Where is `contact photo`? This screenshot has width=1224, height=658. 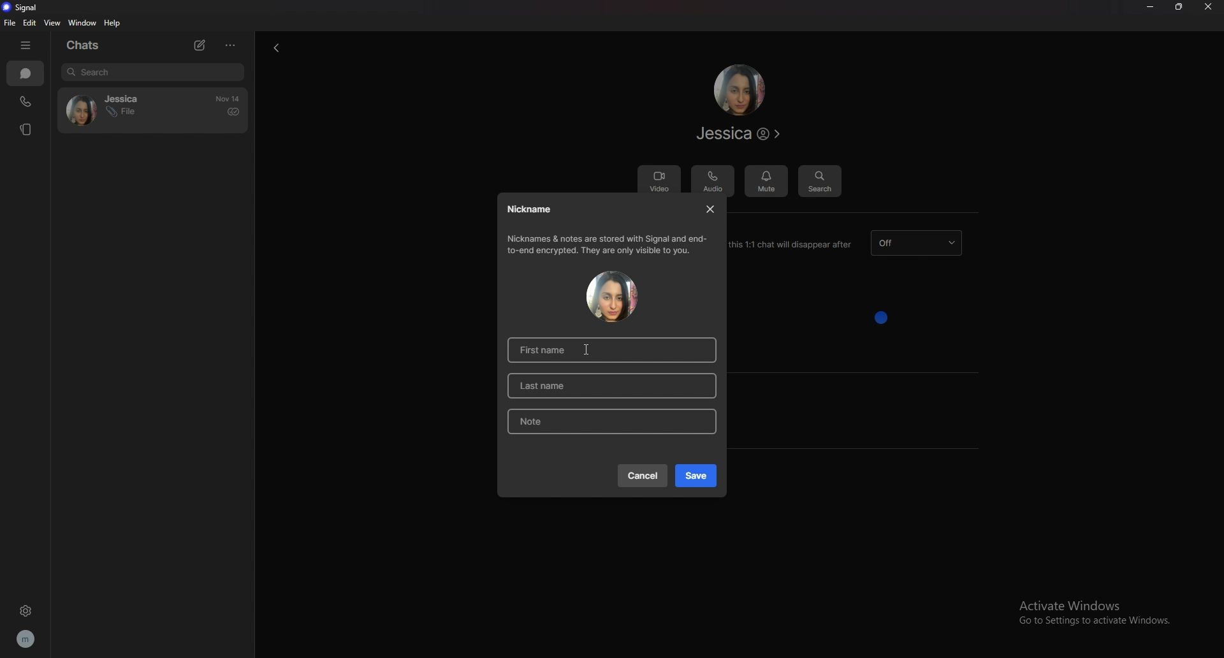
contact photo is located at coordinates (611, 296).